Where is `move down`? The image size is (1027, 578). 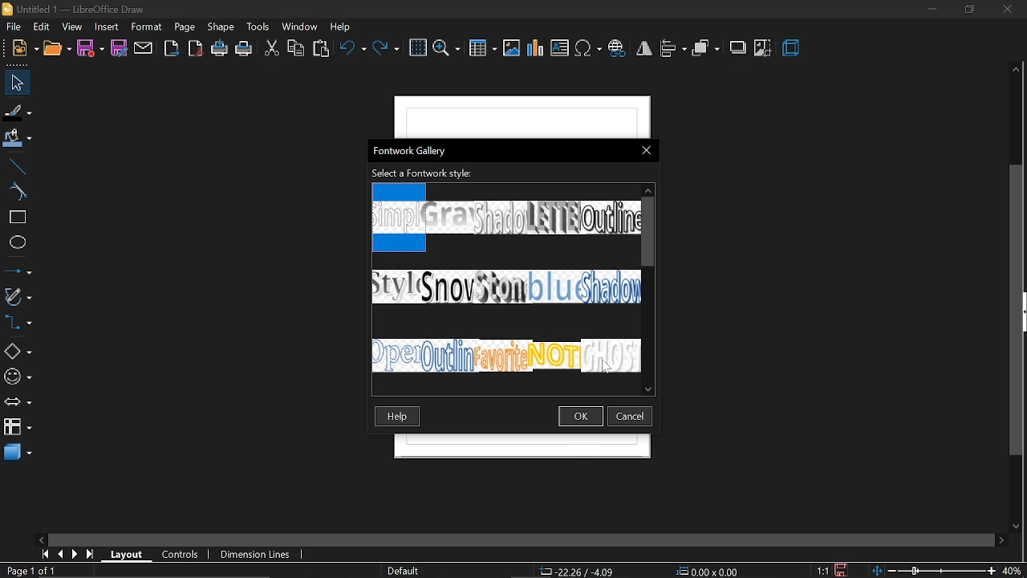
move down is located at coordinates (1016, 527).